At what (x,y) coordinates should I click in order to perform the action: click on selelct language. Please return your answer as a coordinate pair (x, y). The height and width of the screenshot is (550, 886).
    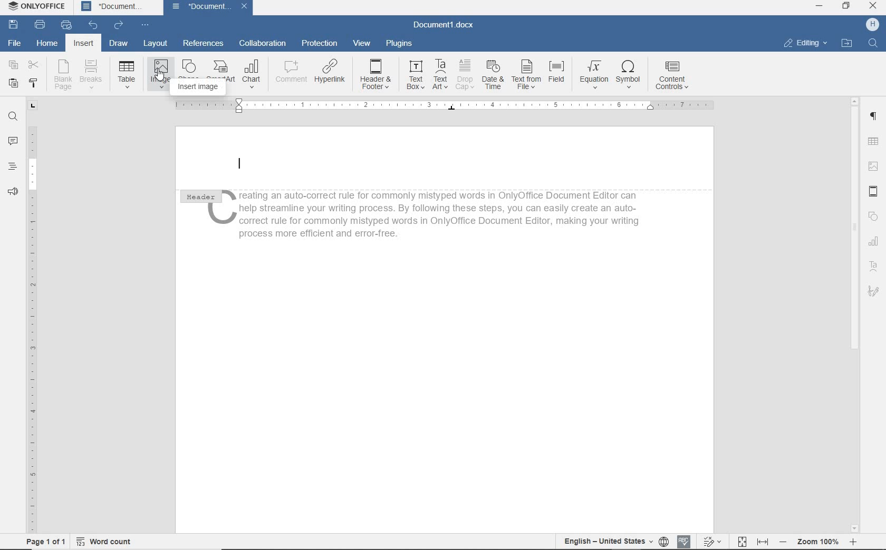
    Looking at the image, I should click on (664, 542).